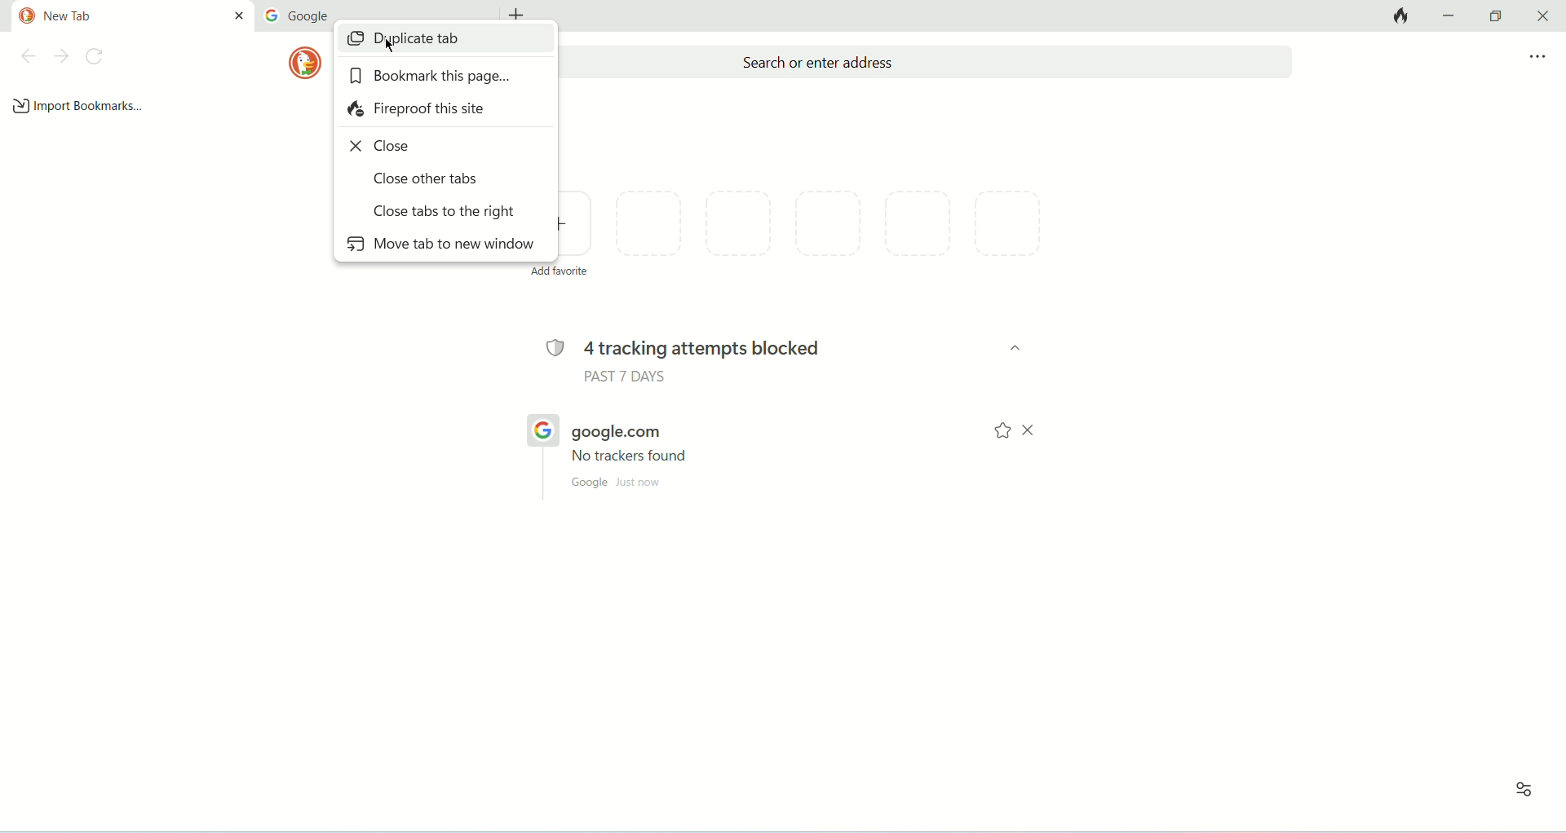  I want to click on no trackers found, so click(630, 459).